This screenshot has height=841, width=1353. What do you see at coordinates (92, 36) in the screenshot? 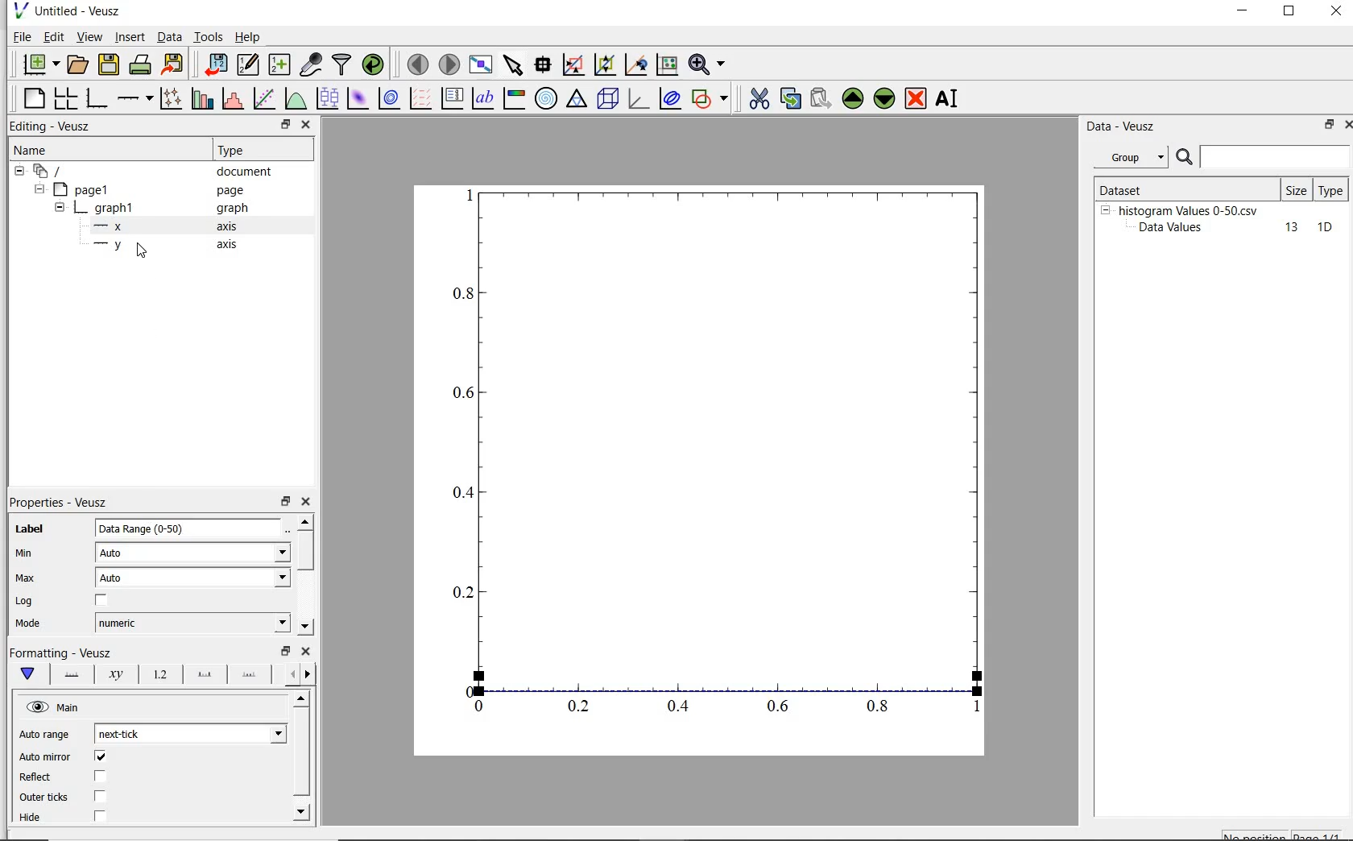
I see `view` at bounding box center [92, 36].